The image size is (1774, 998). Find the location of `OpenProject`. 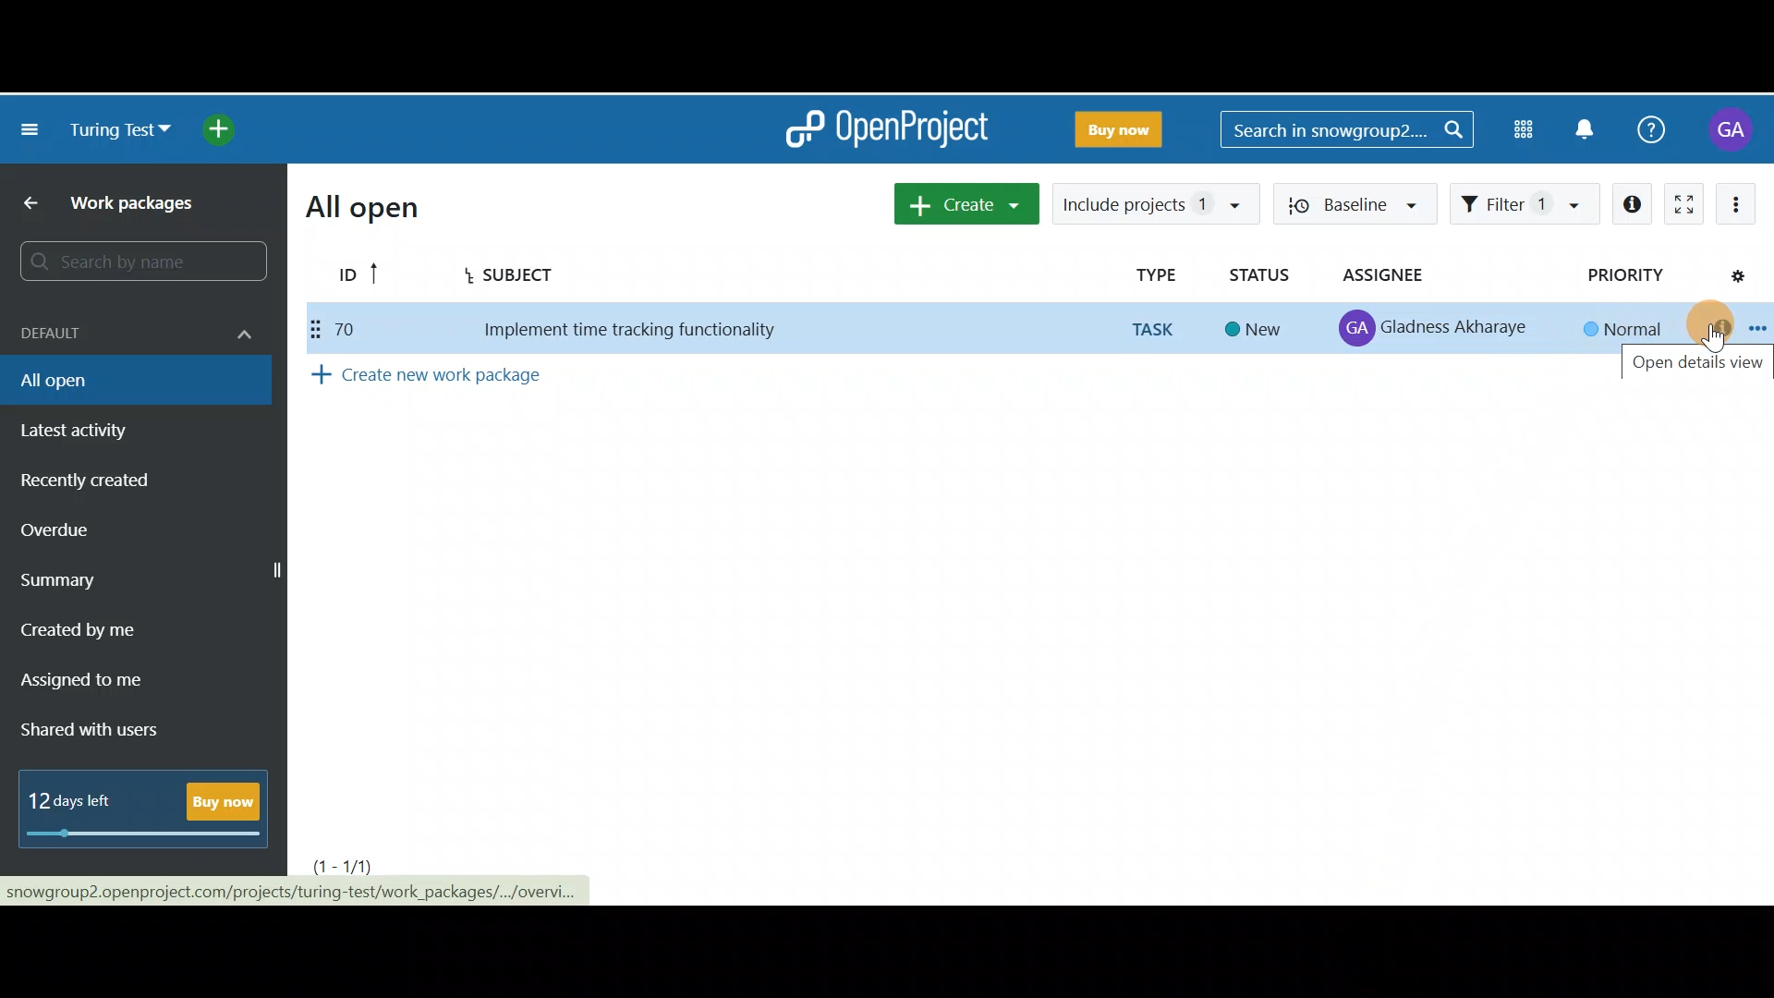

OpenProject is located at coordinates (886, 129).